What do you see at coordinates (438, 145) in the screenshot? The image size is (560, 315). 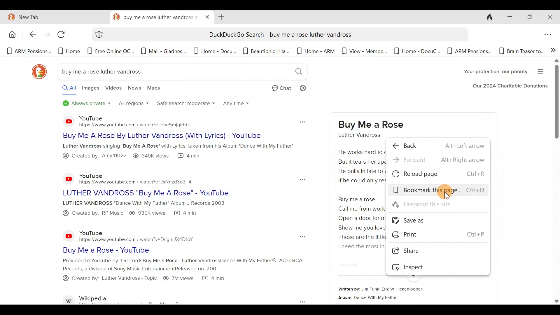 I see `Back` at bounding box center [438, 145].